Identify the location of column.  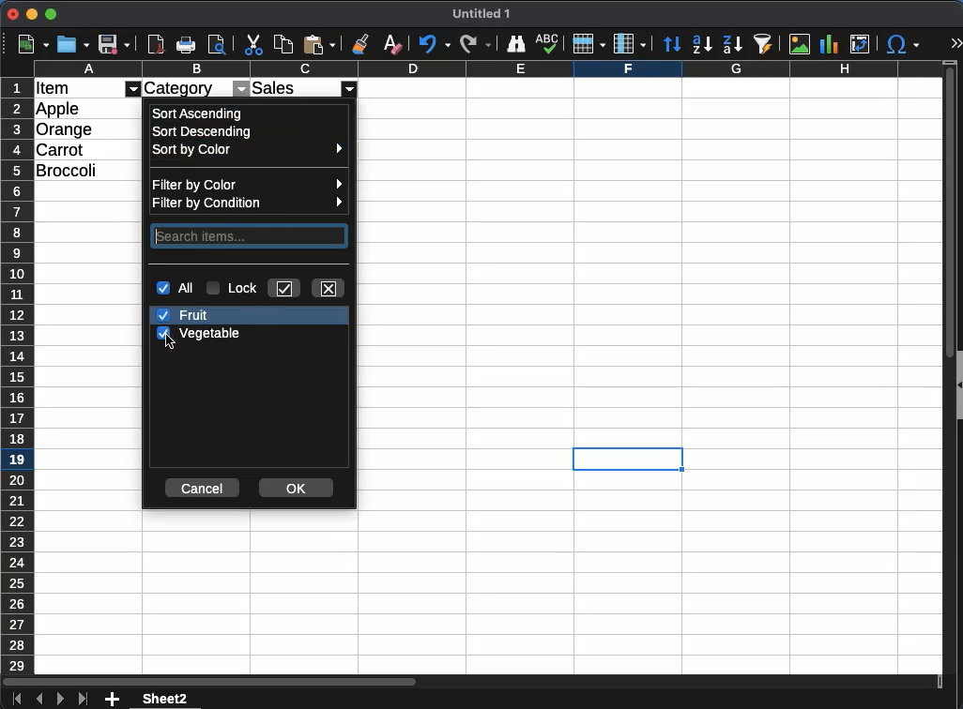
(629, 44).